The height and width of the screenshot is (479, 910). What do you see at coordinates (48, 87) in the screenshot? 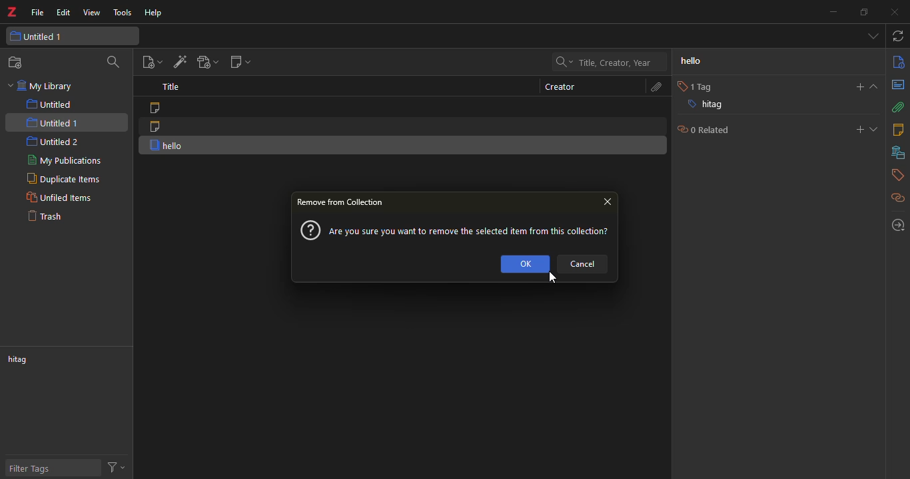
I see `my library` at bounding box center [48, 87].